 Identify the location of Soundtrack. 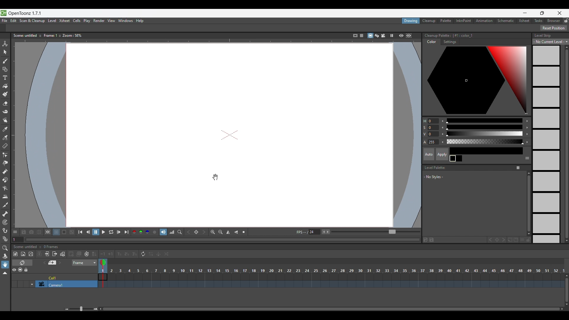
(163, 232).